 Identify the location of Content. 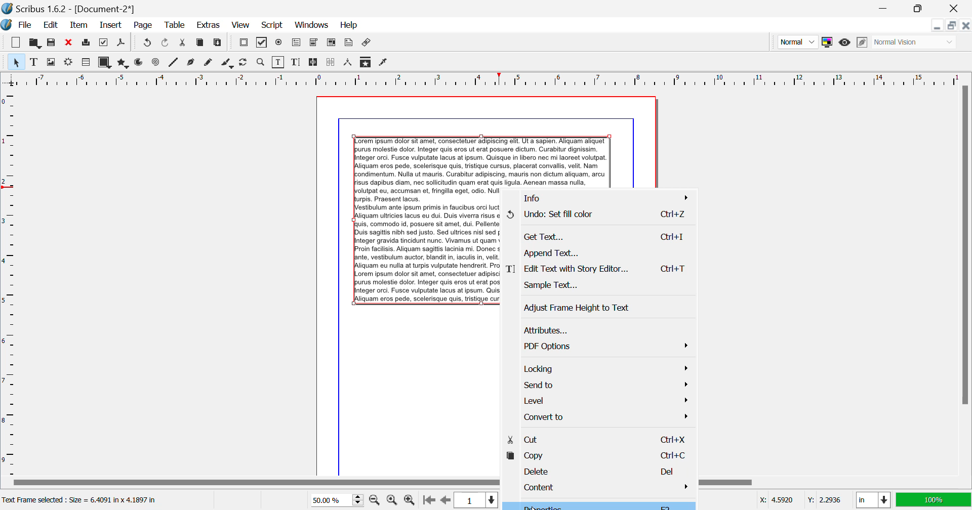
(595, 486).